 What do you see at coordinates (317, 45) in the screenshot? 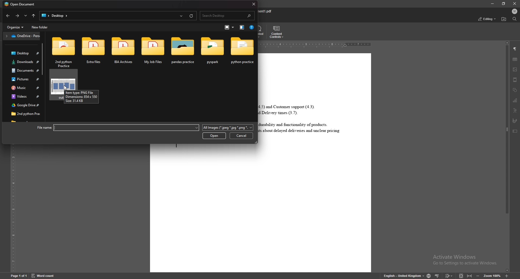
I see `horizontal scale` at bounding box center [317, 45].